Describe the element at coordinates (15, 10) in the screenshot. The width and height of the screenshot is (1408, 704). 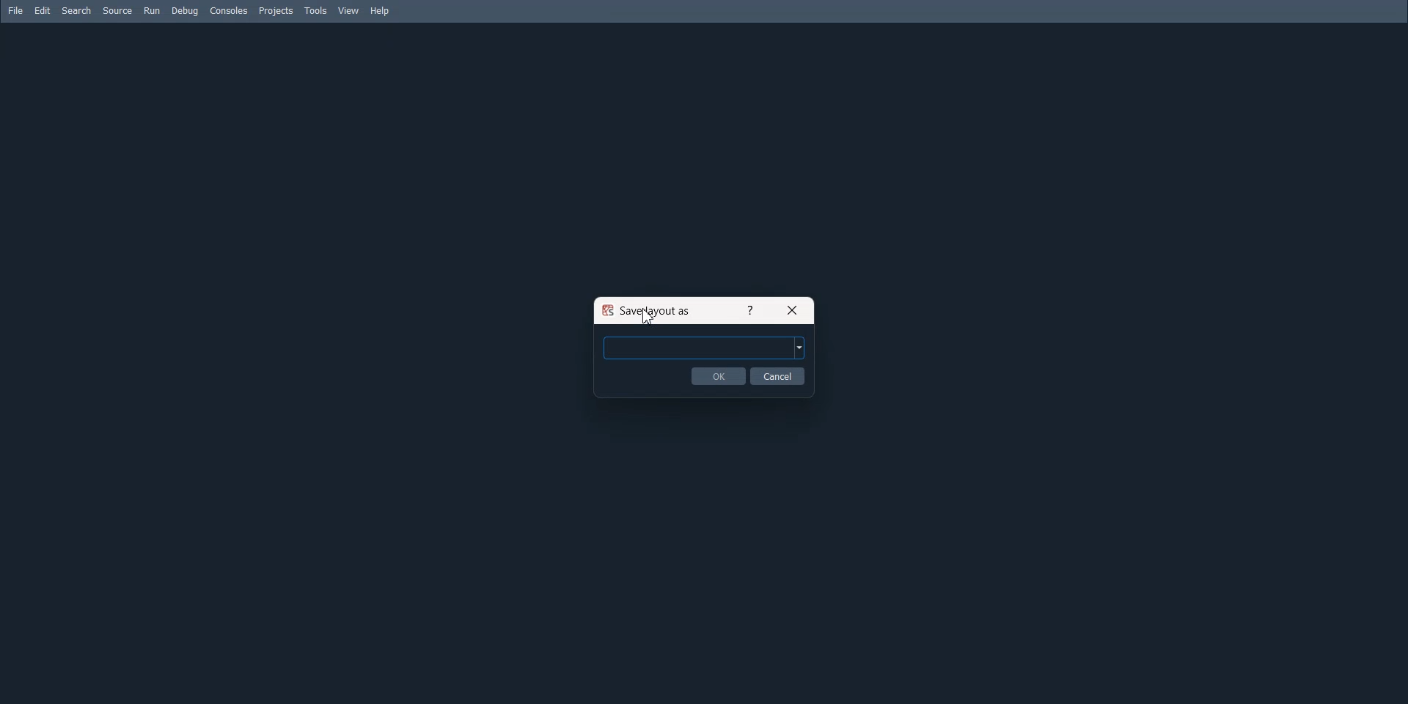
I see `File` at that location.